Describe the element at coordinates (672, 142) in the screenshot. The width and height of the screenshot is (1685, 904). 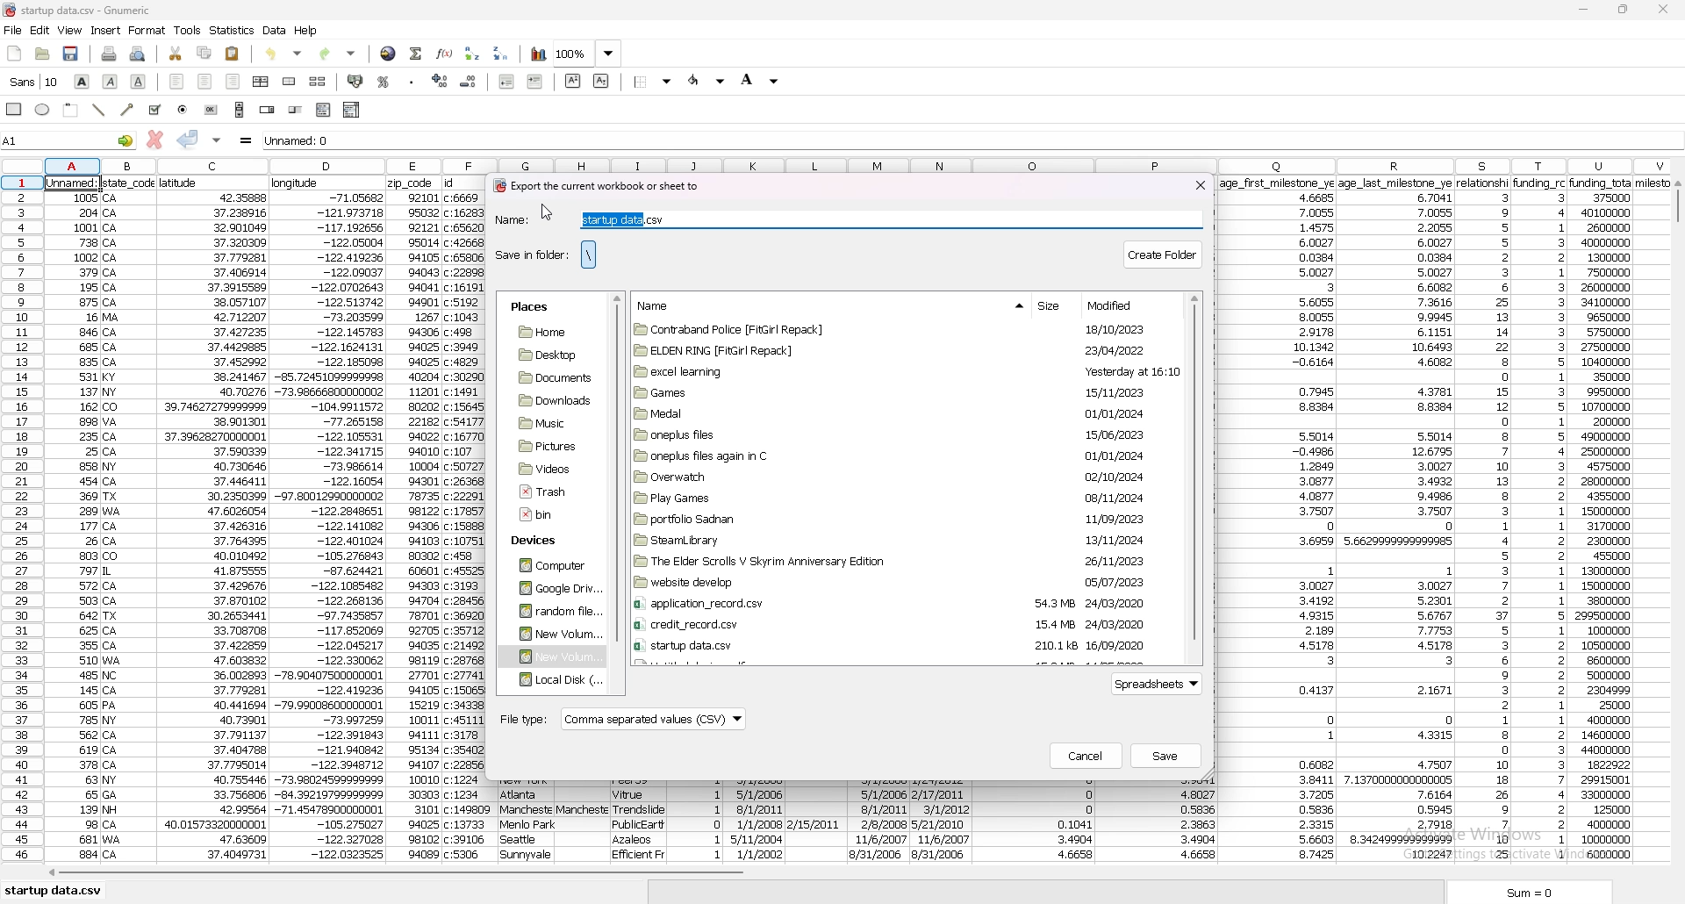
I see `Unanamed` at that location.